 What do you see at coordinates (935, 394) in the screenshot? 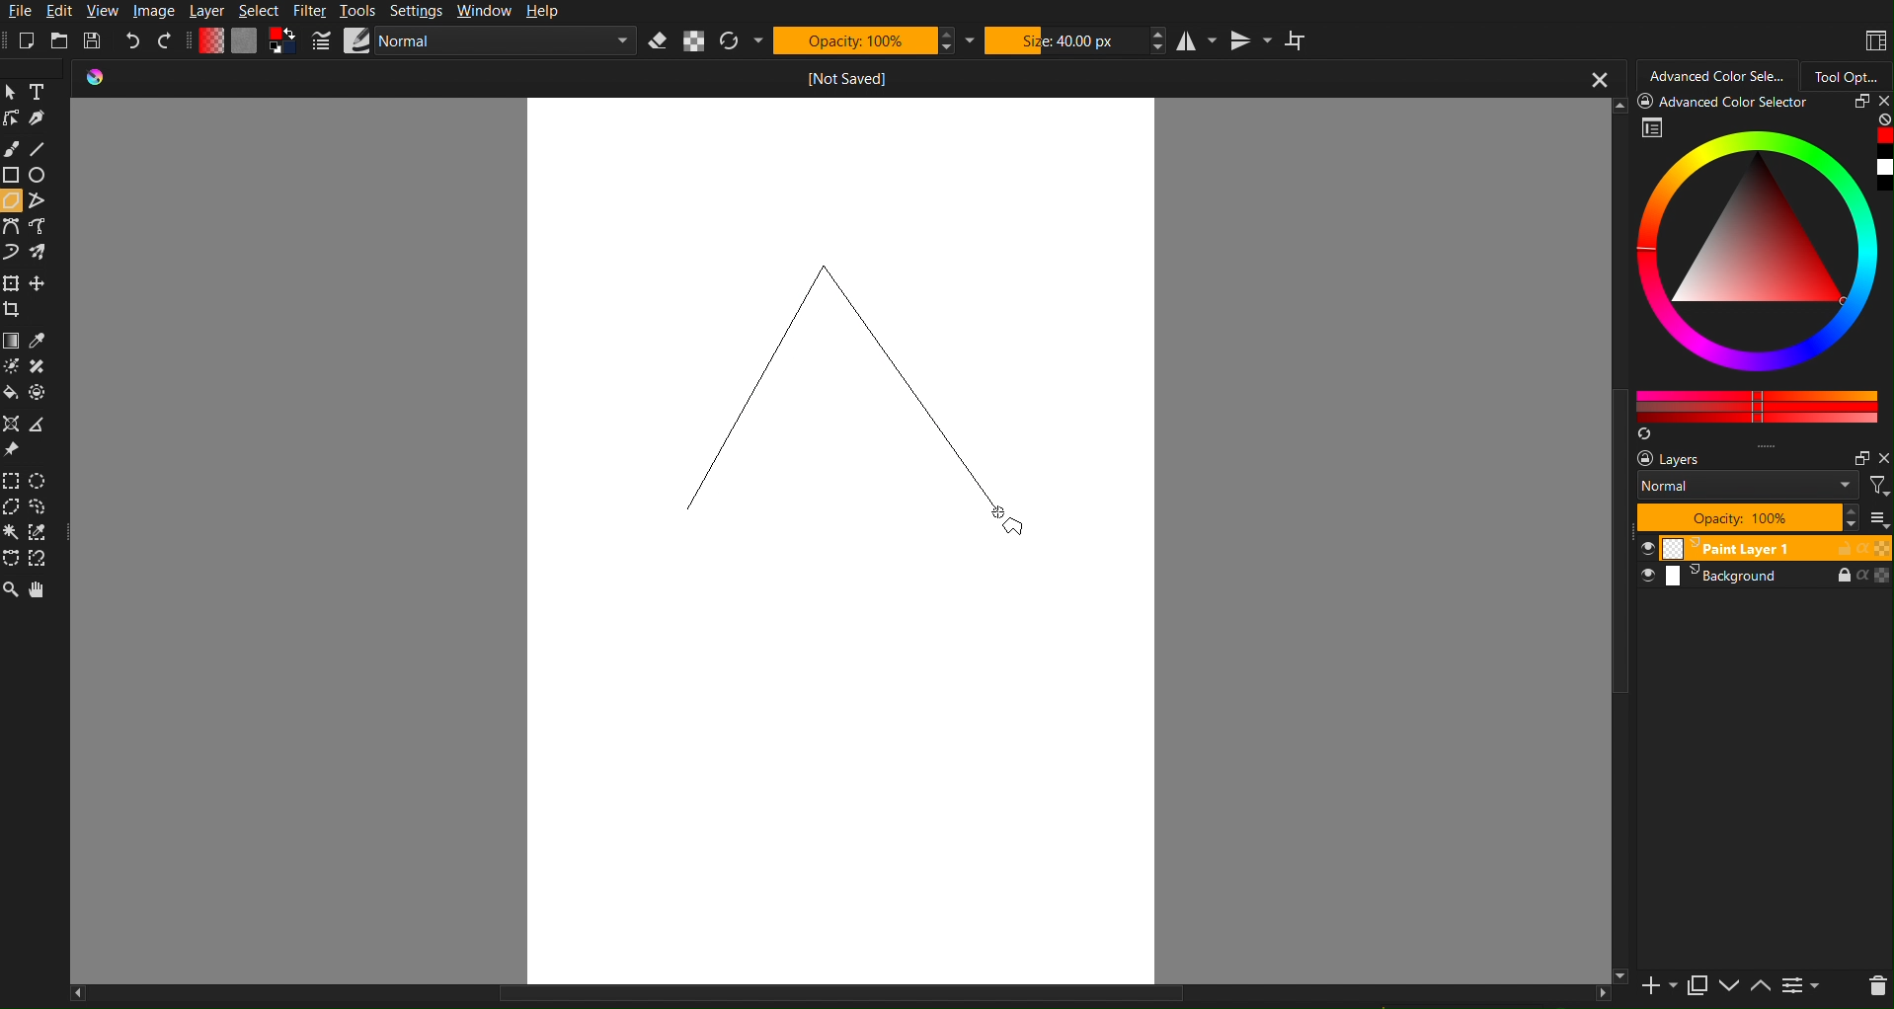
I see `Line 2` at bounding box center [935, 394].